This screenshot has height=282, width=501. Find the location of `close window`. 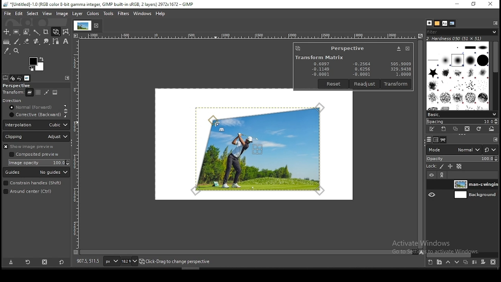

close window is located at coordinates (407, 49).